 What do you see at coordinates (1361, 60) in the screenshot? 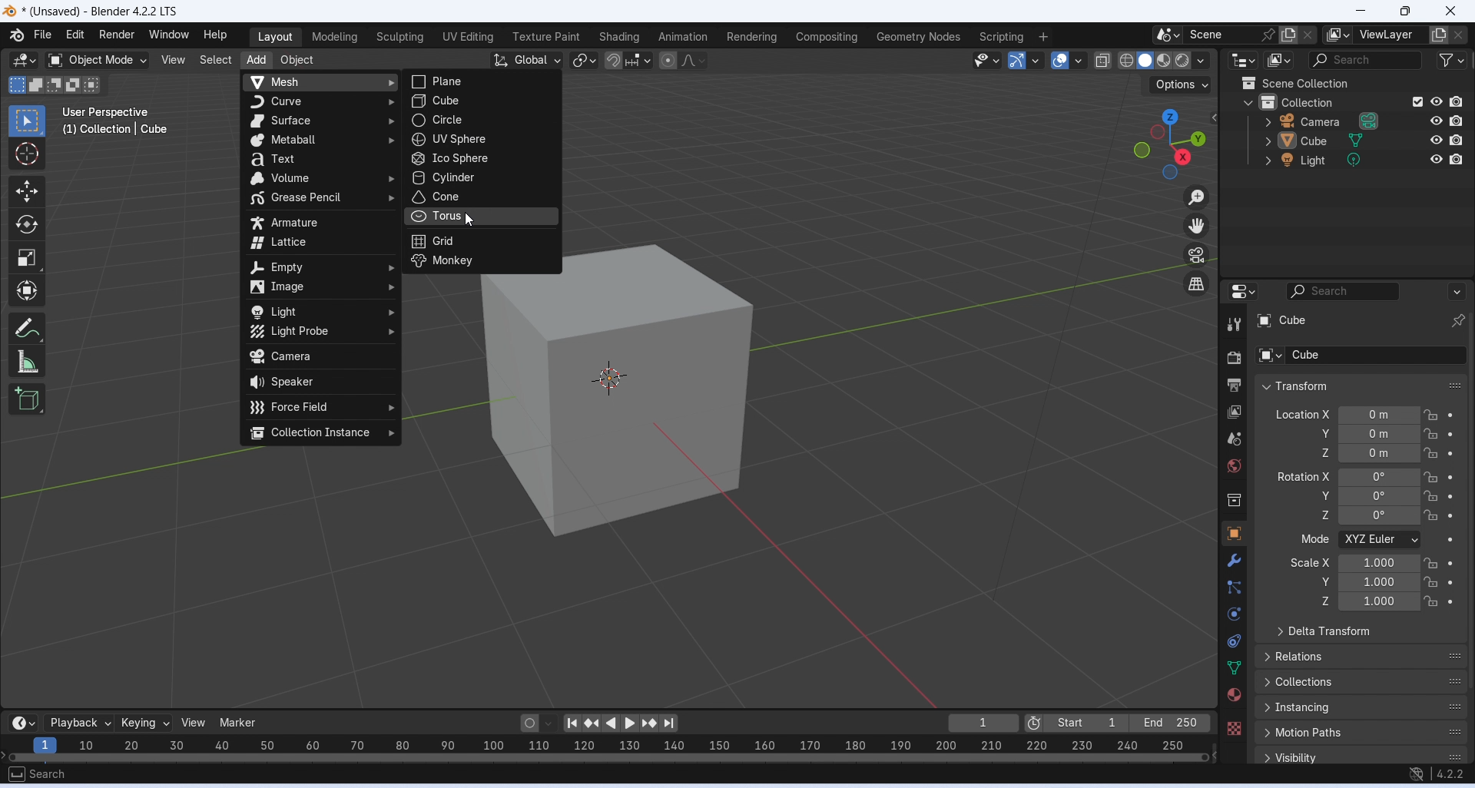
I see `Search` at bounding box center [1361, 60].